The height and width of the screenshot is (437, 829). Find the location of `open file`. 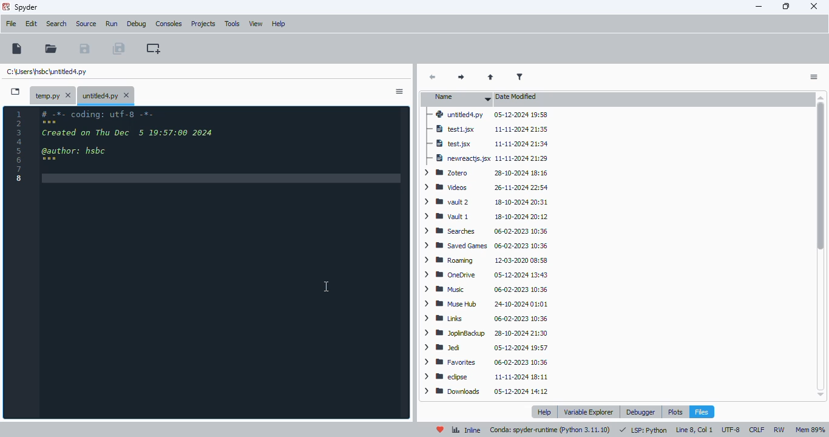

open file is located at coordinates (52, 48).